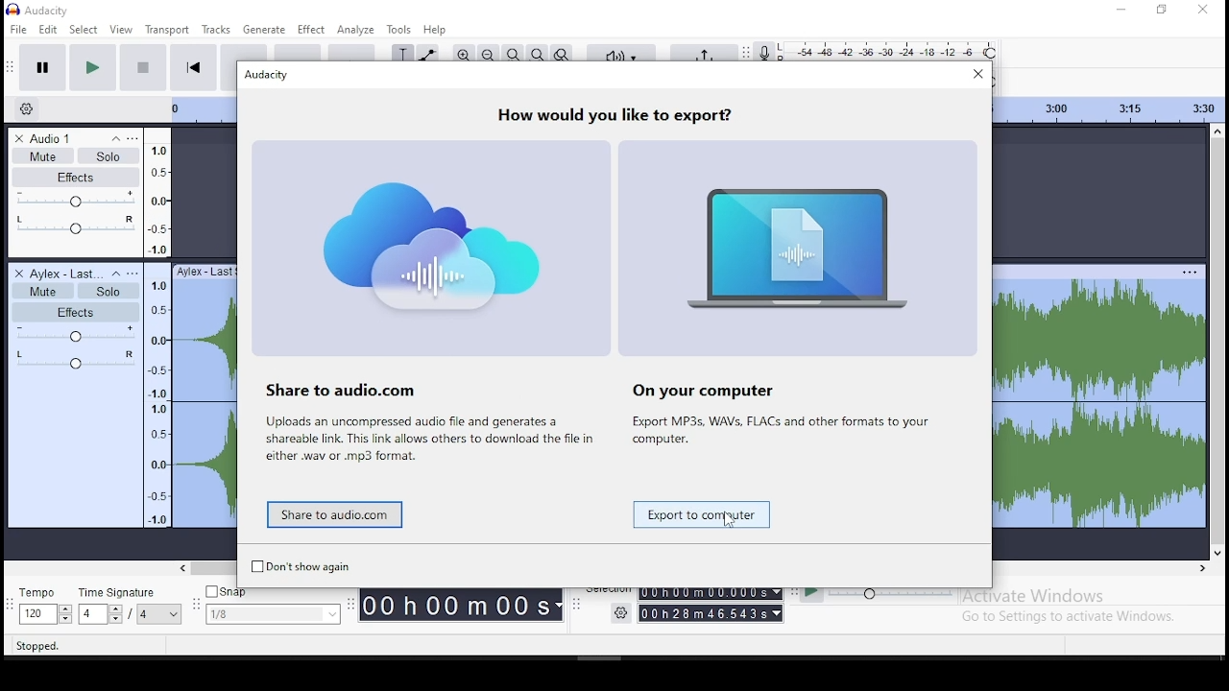  I want to click on play, so click(94, 69).